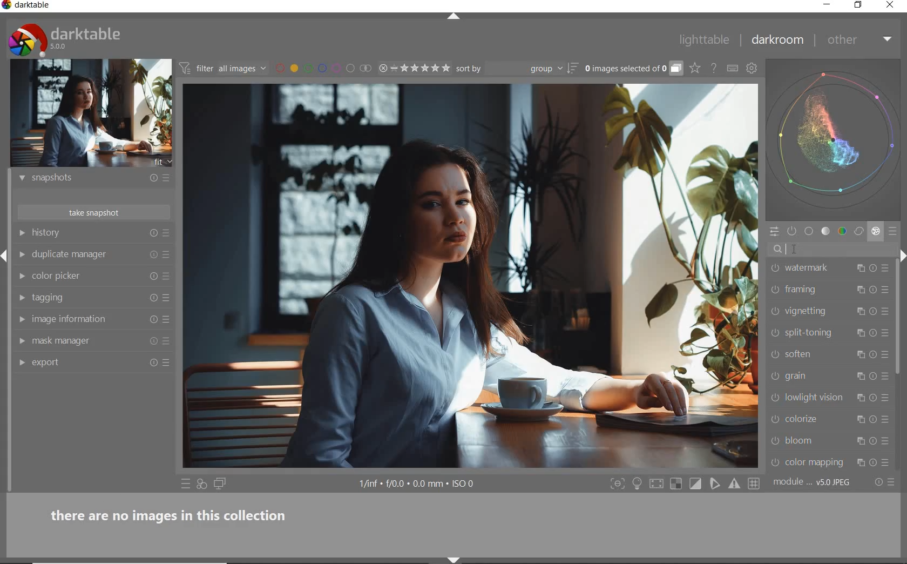 The height and width of the screenshot is (564, 907). I want to click on export, so click(77, 363).